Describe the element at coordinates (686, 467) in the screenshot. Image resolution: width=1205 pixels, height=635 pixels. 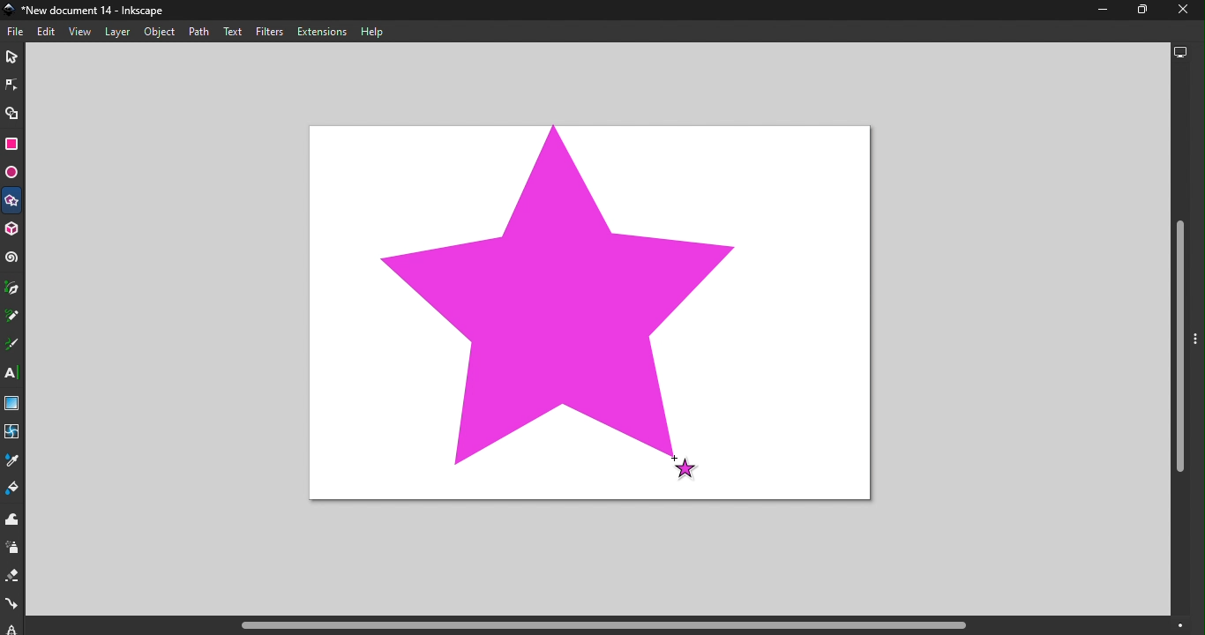
I see `Cursor` at that location.